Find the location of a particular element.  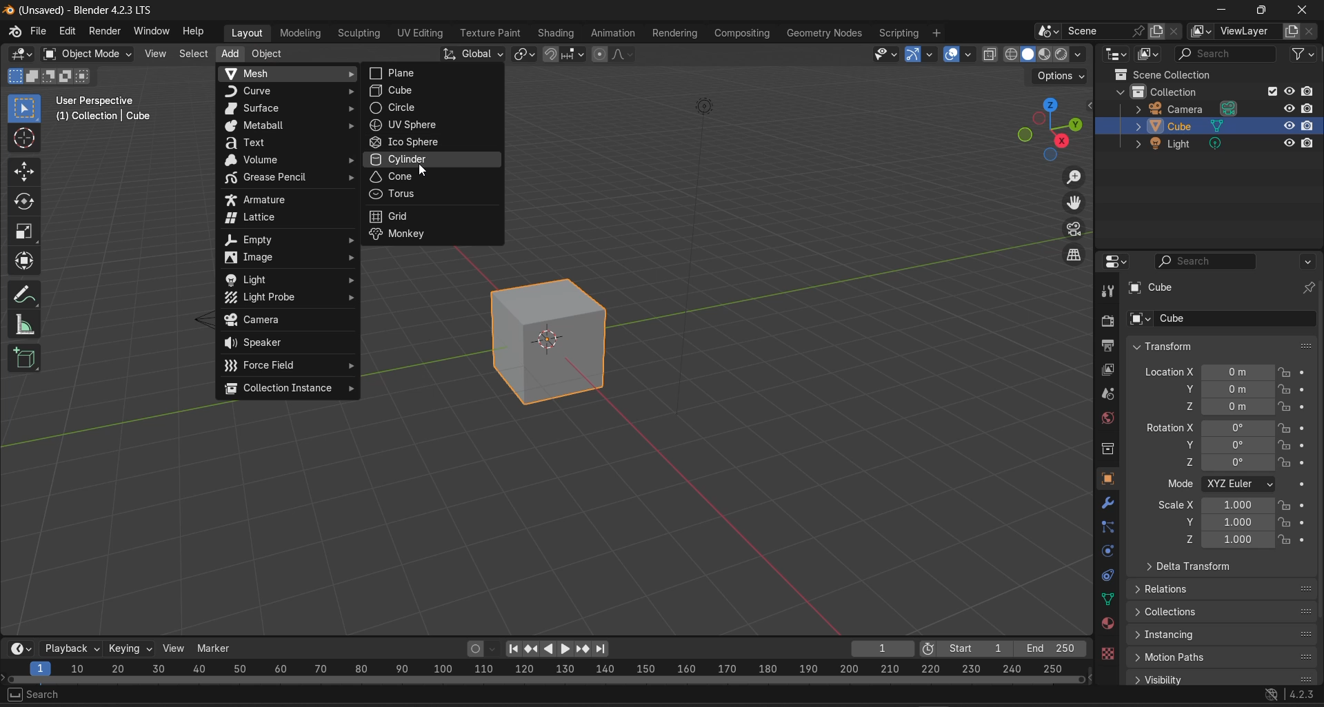

overlays is located at coordinates (973, 54).